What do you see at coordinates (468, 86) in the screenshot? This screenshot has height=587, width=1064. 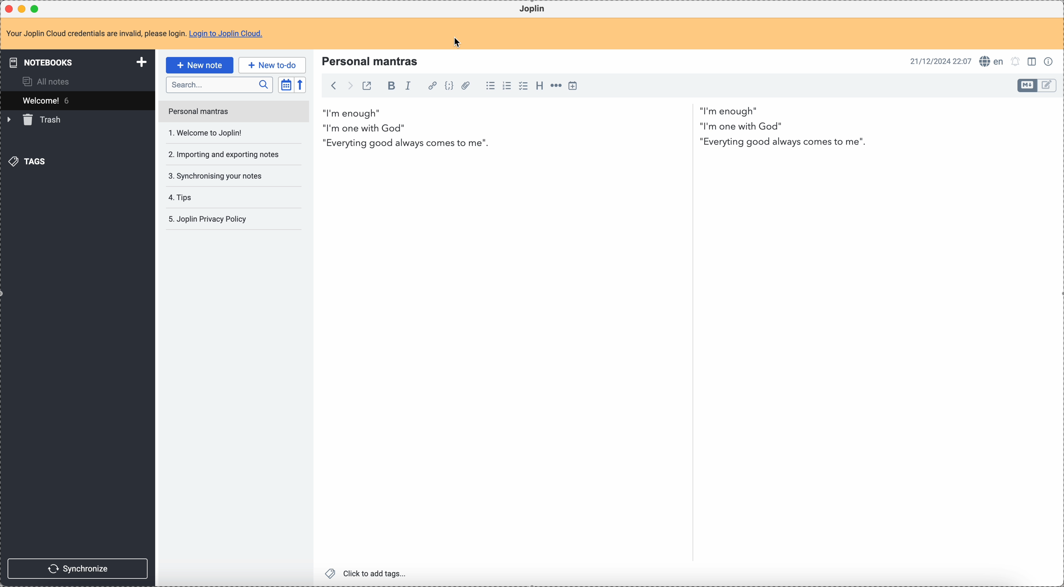 I see `attach file` at bounding box center [468, 86].